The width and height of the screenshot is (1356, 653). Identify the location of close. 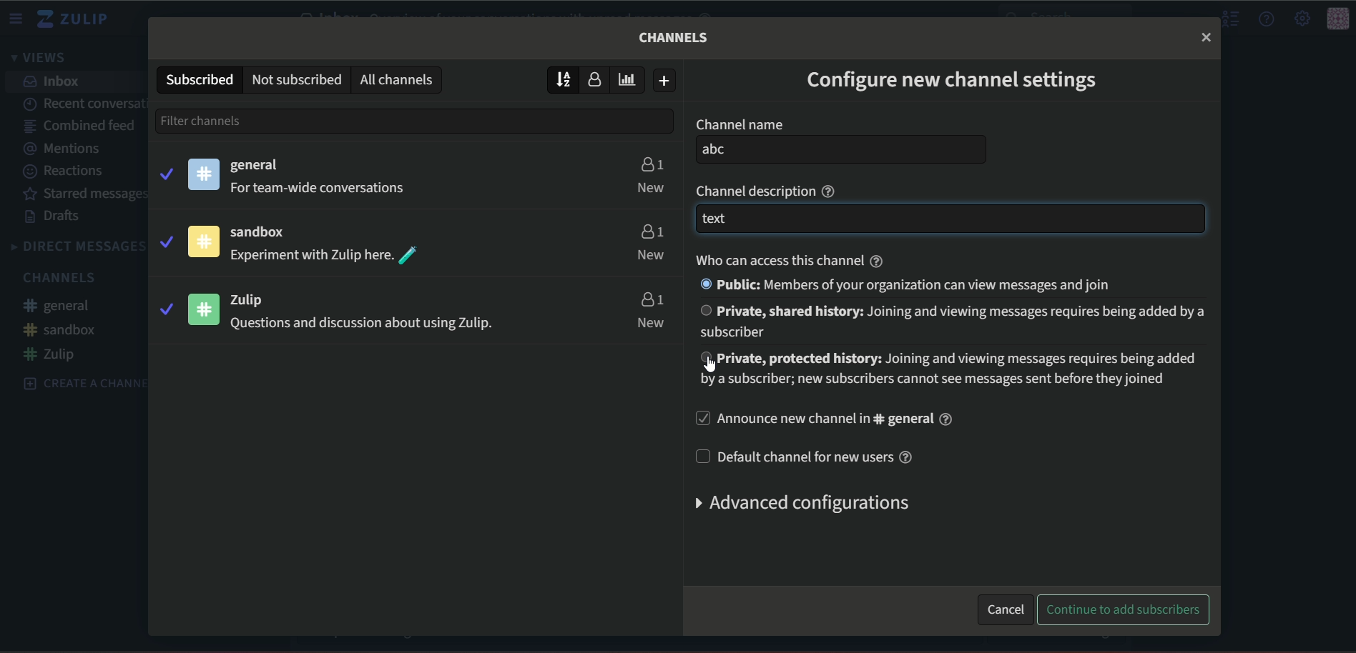
(1206, 36).